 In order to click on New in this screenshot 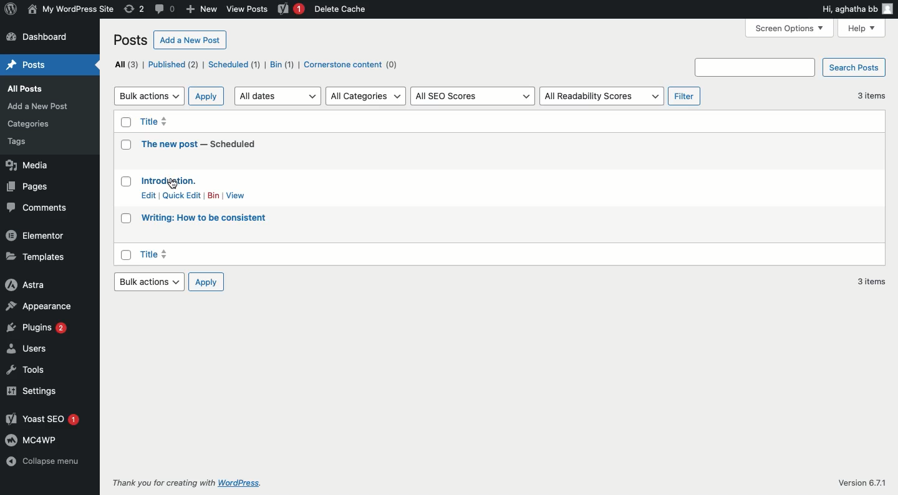, I will do `click(200, 9)`.